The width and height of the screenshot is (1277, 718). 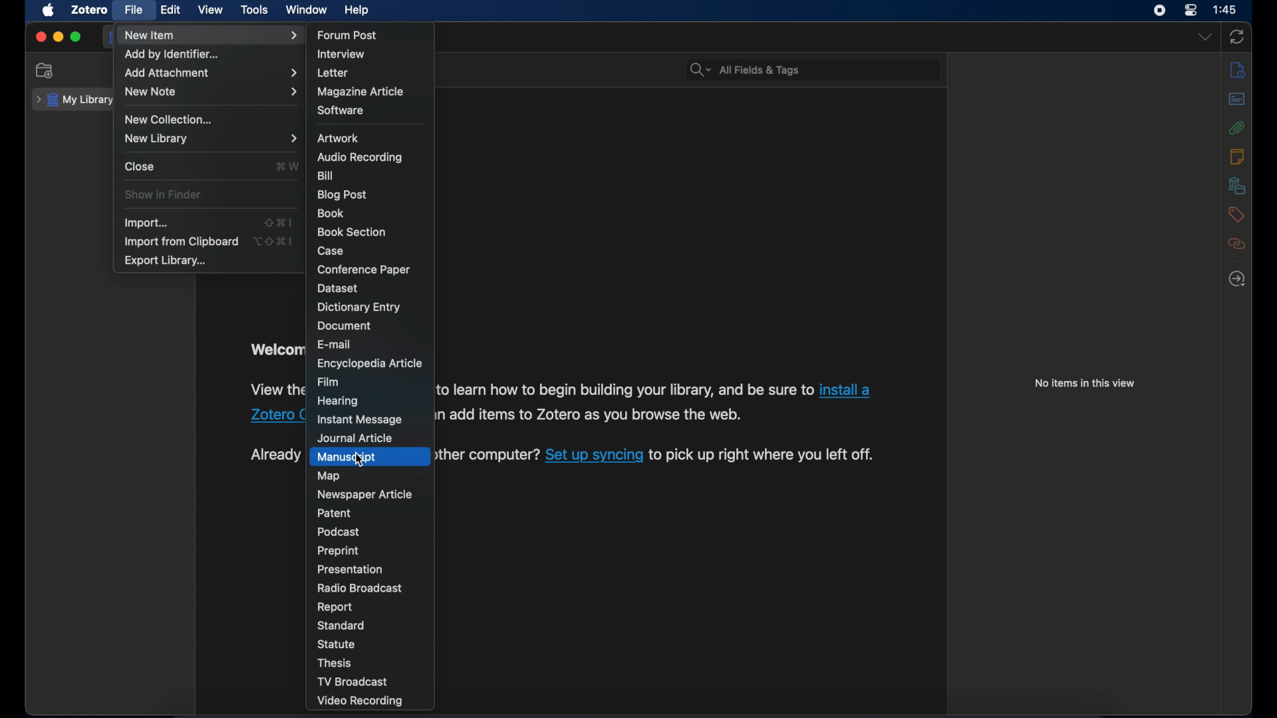 What do you see at coordinates (354, 438) in the screenshot?
I see `journal article` at bounding box center [354, 438].